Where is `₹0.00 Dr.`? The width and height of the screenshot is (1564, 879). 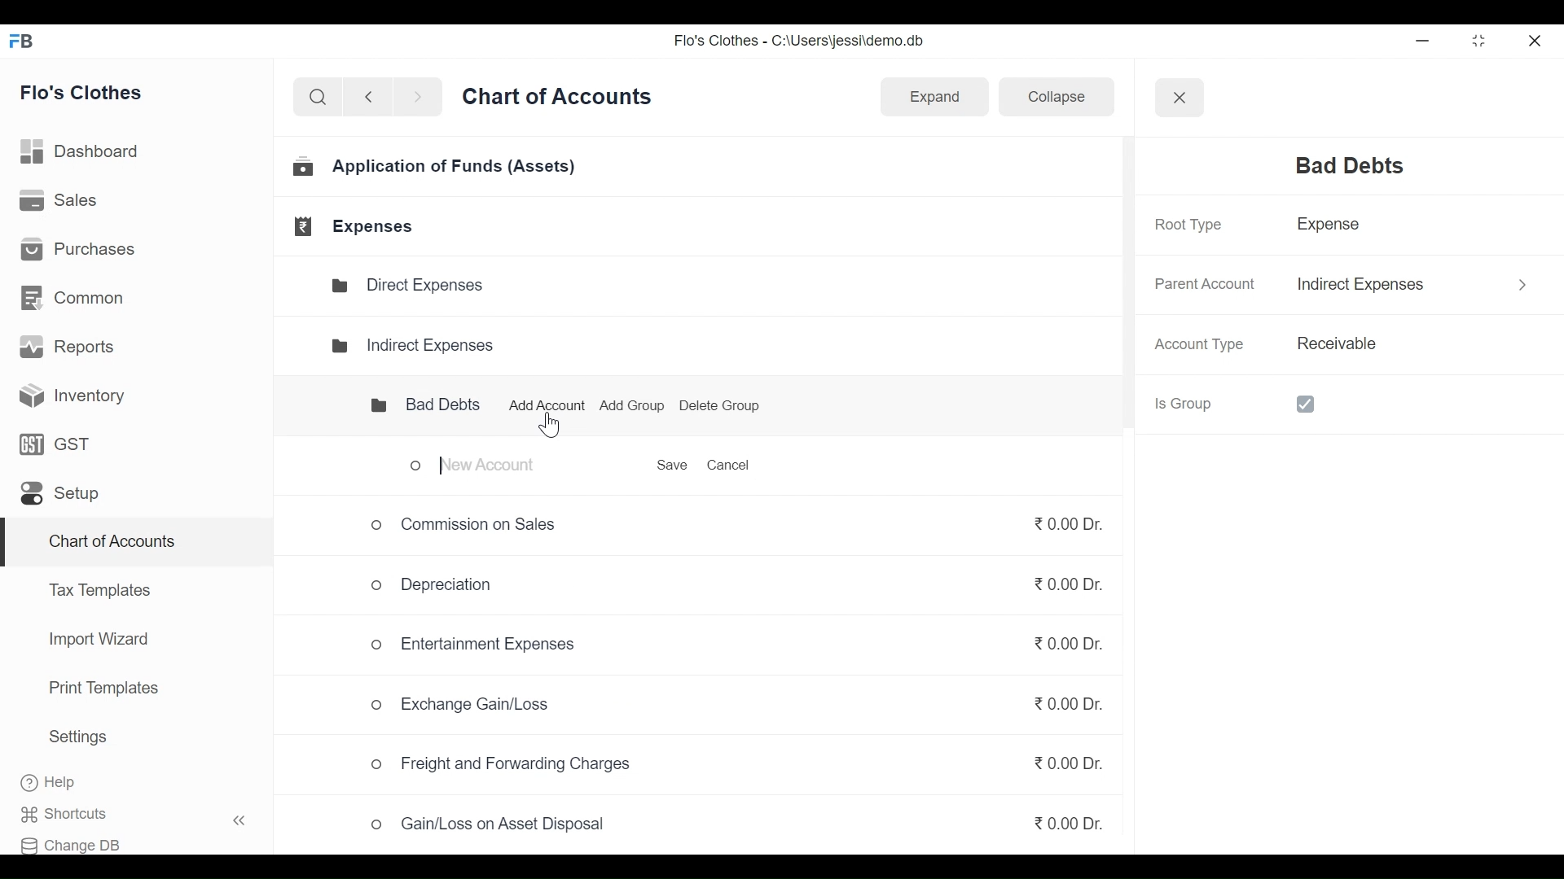
₹0.00 Dr. is located at coordinates (1057, 710).